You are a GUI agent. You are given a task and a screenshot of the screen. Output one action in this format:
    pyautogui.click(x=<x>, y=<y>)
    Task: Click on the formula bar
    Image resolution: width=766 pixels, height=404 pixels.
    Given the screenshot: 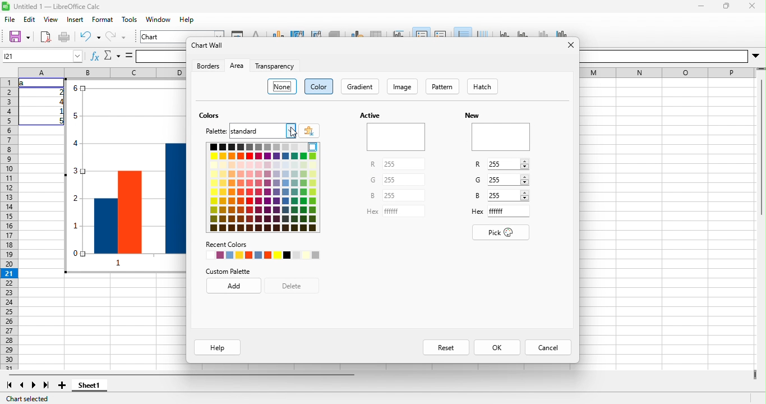 What is the action you would take?
    pyautogui.click(x=161, y=57)
    